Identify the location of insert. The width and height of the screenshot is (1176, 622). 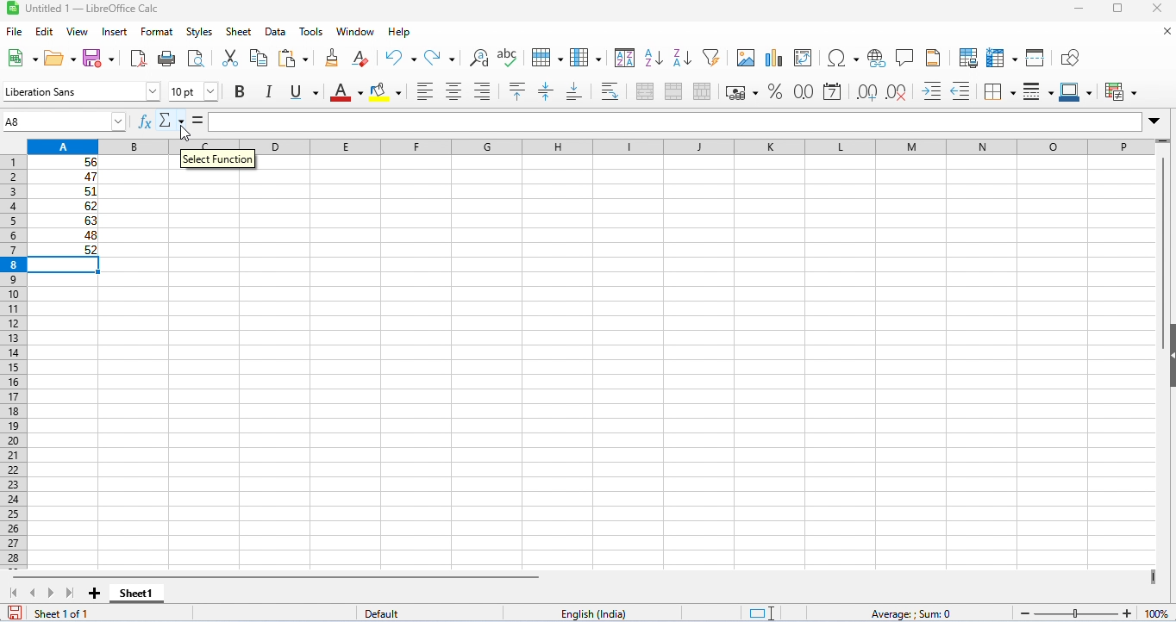
(117, 31).